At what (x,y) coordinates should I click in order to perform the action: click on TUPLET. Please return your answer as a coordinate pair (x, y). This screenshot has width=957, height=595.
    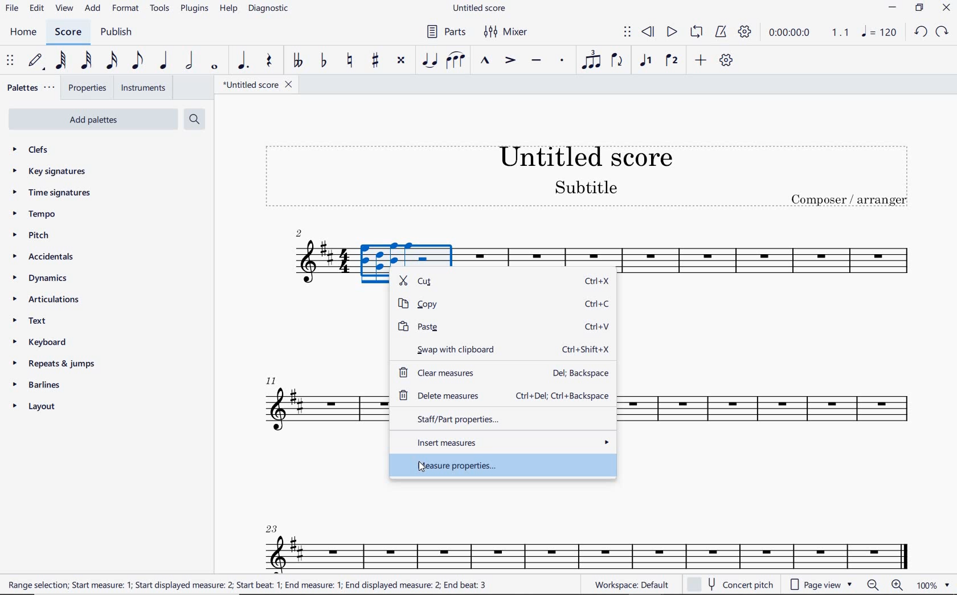
    Looking at the image, I should click on (592, 60).